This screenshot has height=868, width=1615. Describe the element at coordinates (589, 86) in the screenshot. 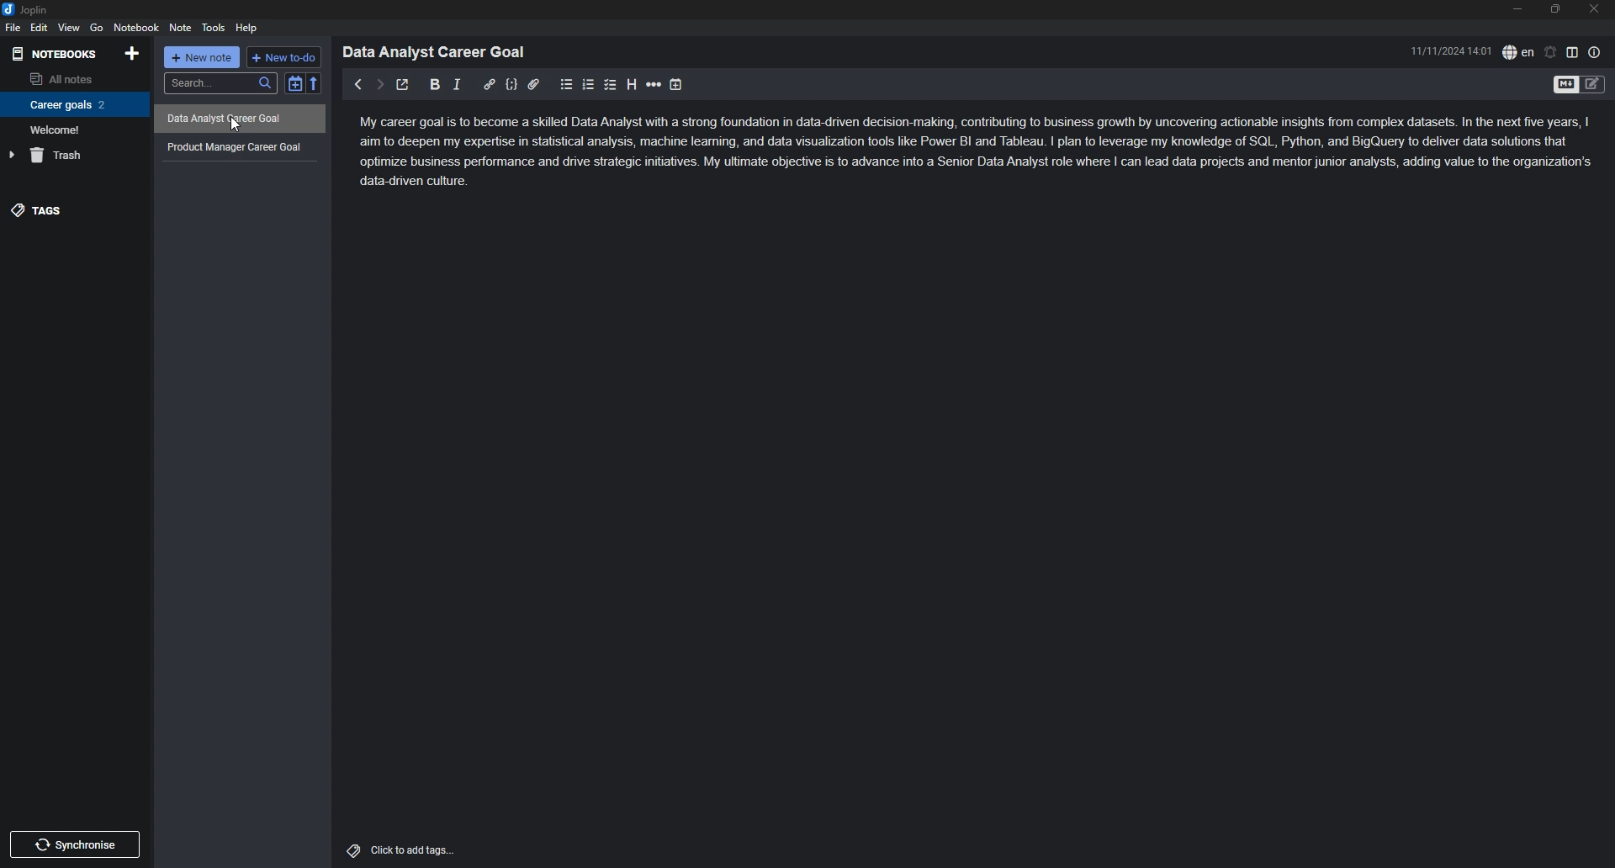

I see `numbered list` at that location.